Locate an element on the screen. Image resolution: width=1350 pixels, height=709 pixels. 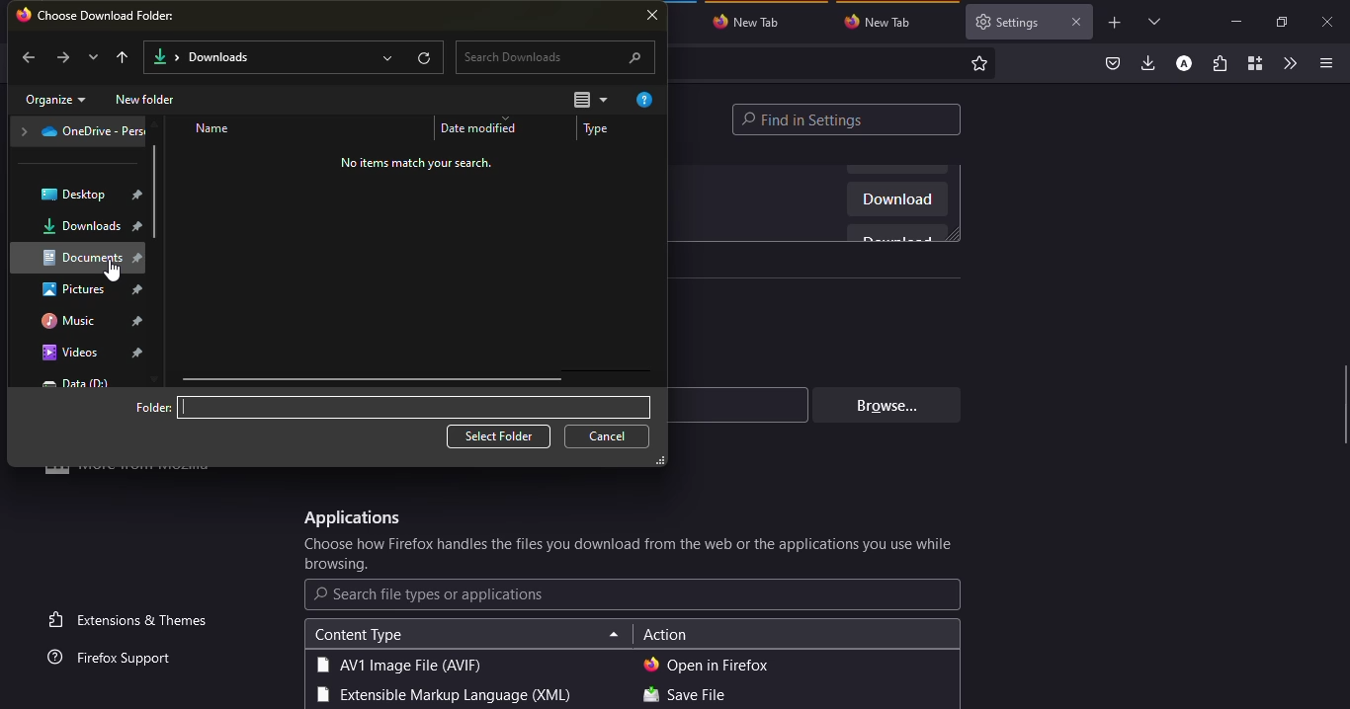
apps is located at coordinates (350, 518).